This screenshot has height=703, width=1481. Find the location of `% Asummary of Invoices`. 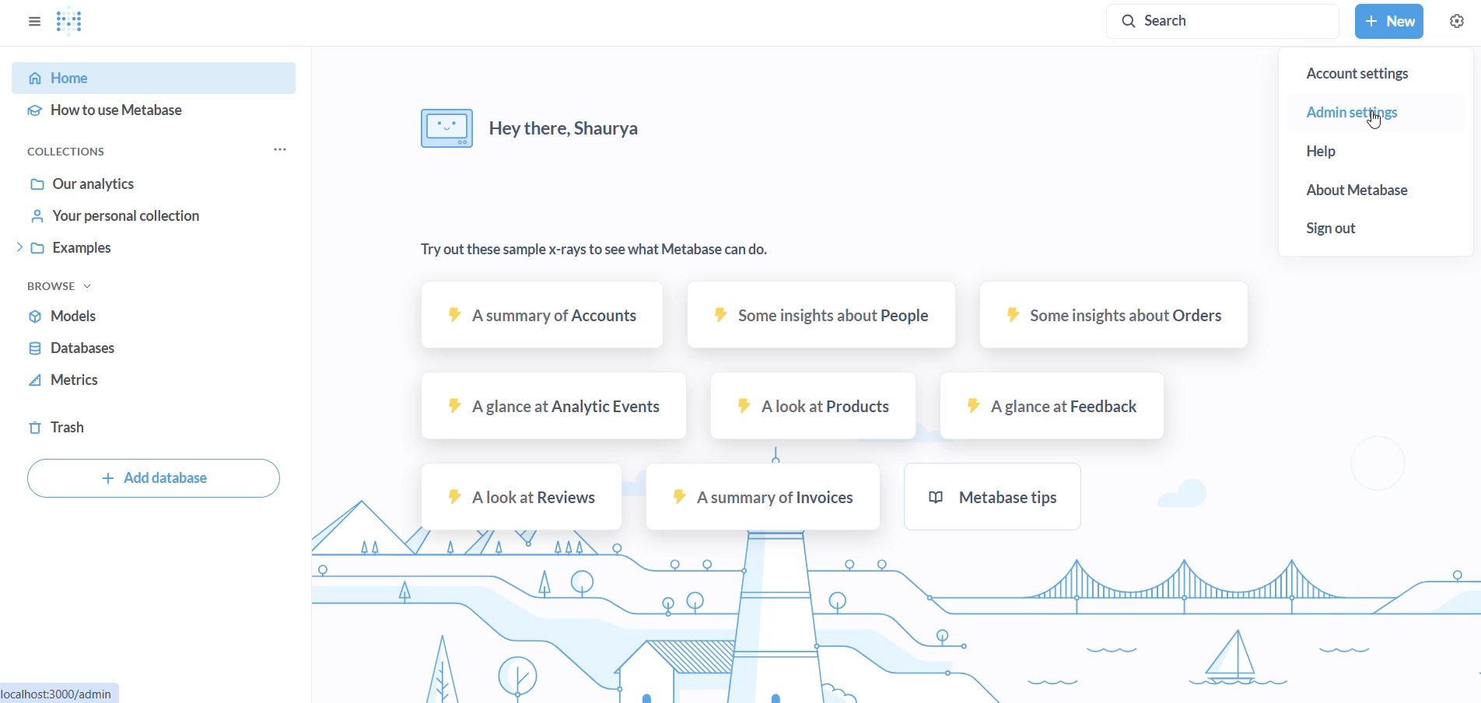

% Asummary of Invoices is located at coordinates (765, 498).